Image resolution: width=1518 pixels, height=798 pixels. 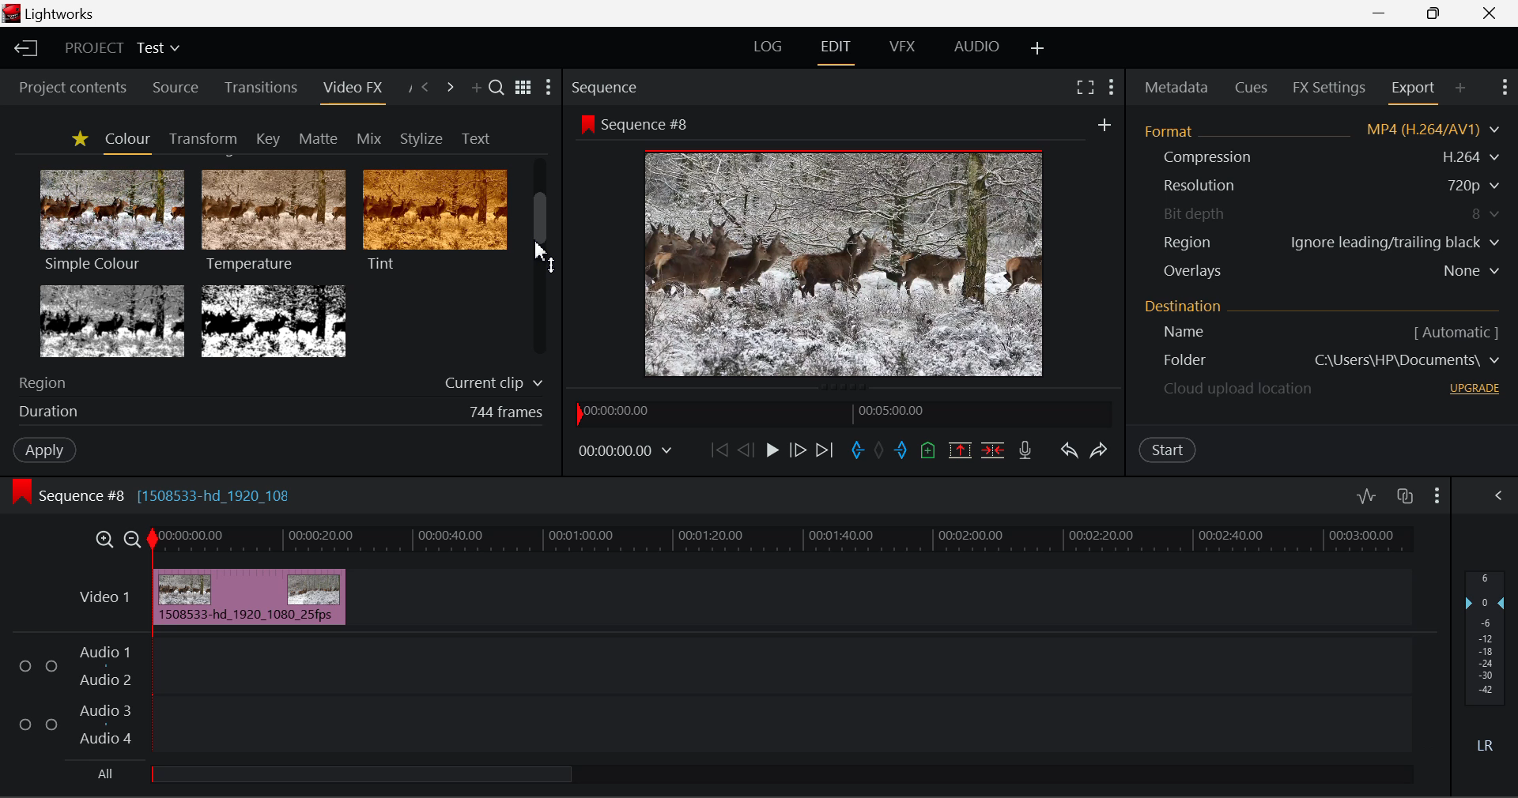 I want to click on Matte, so click(x=318, y=138).